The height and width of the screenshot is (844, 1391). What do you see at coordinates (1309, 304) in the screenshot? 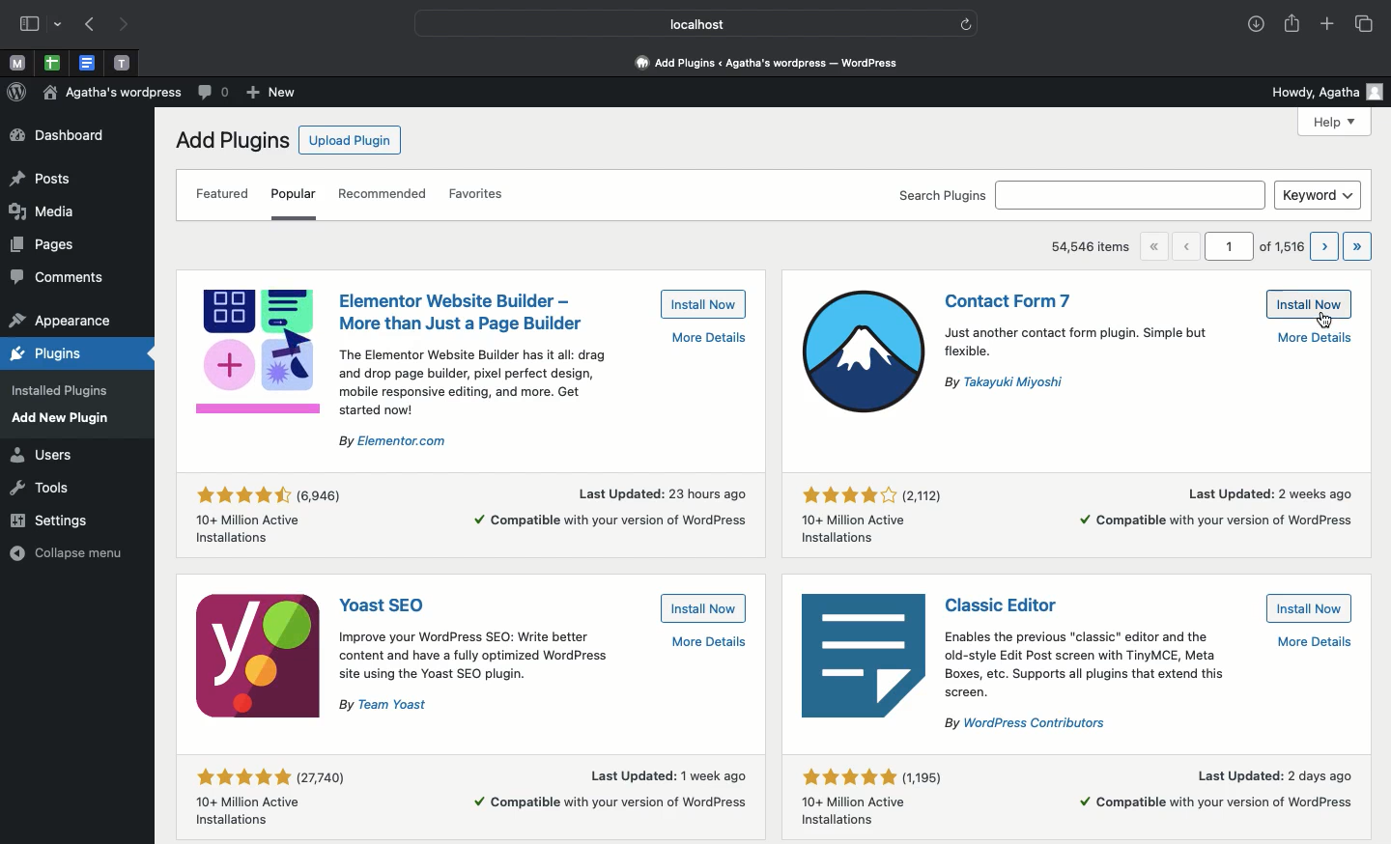
I see `install now` at bounding box center [1309, 304].